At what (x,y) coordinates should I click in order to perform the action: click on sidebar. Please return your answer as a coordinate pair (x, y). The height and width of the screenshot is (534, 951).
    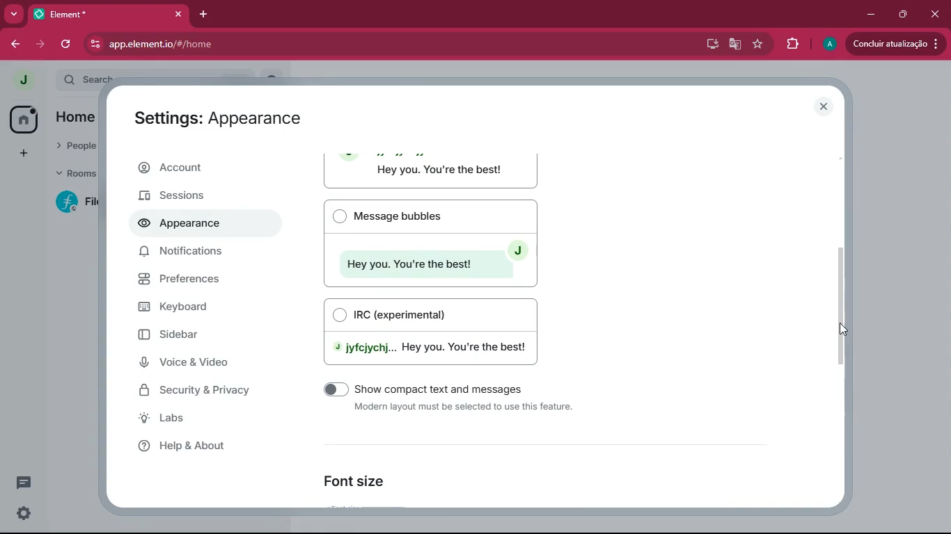
    Looking at the image, I should click on (207, 339).